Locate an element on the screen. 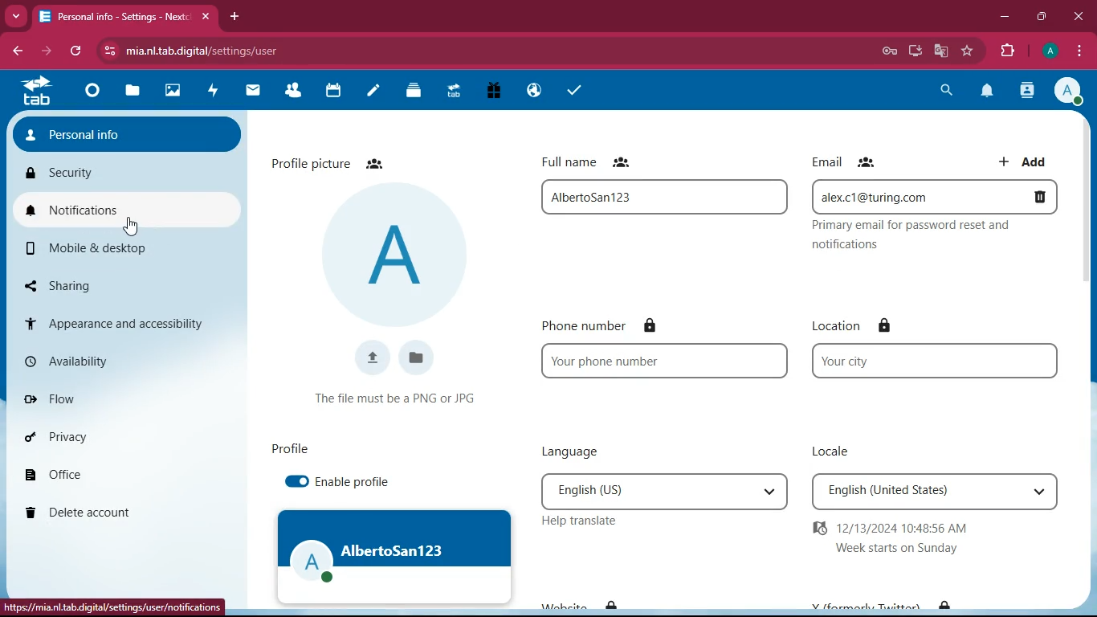 This screenshot has height=617, width=1097. your city is located at coordinates (934, 360).